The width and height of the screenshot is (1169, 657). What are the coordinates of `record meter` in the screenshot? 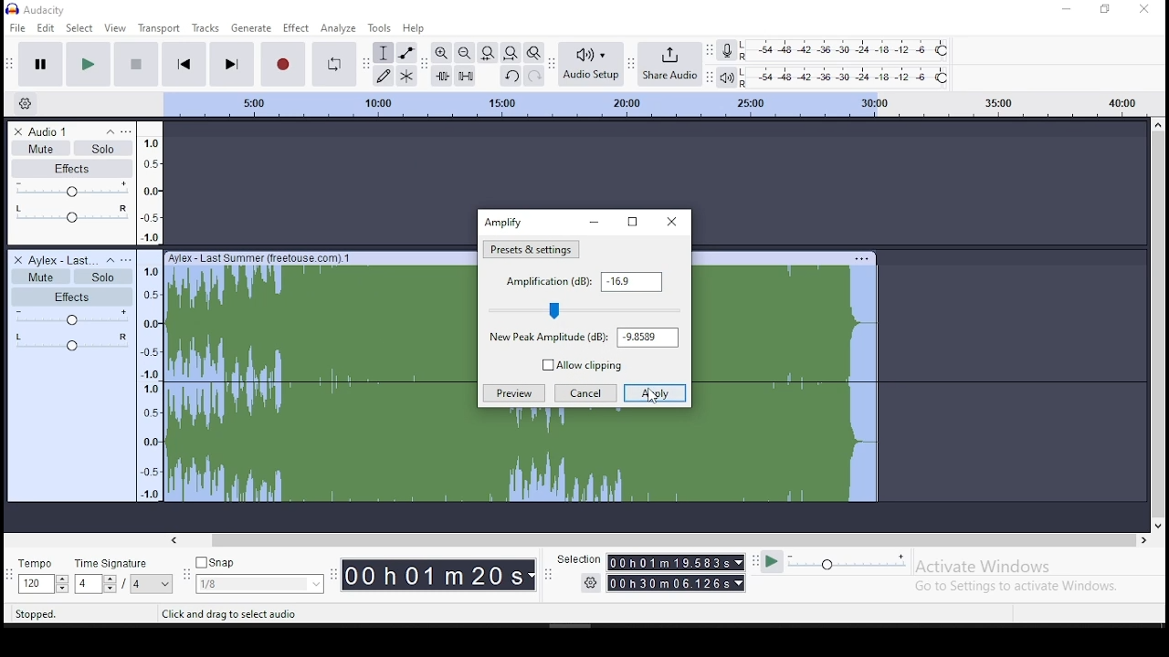 It's located at (726, 51).